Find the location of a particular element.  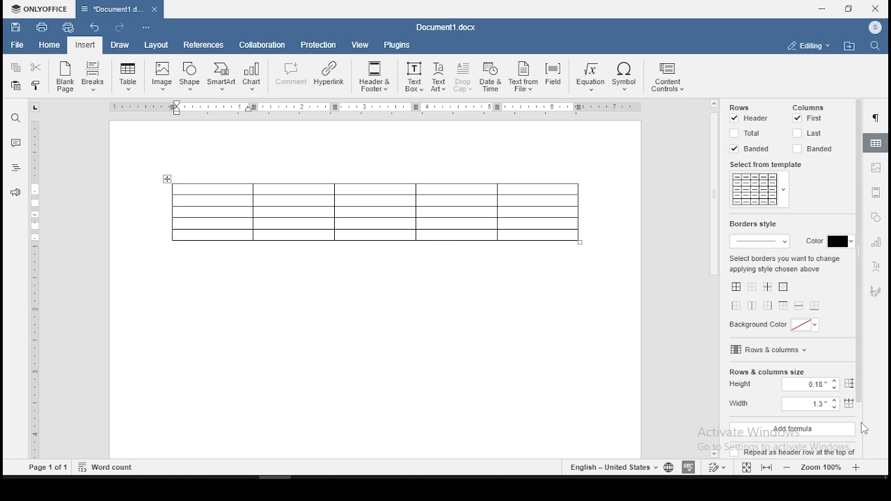

Equation is located at coordinates (588, 78).